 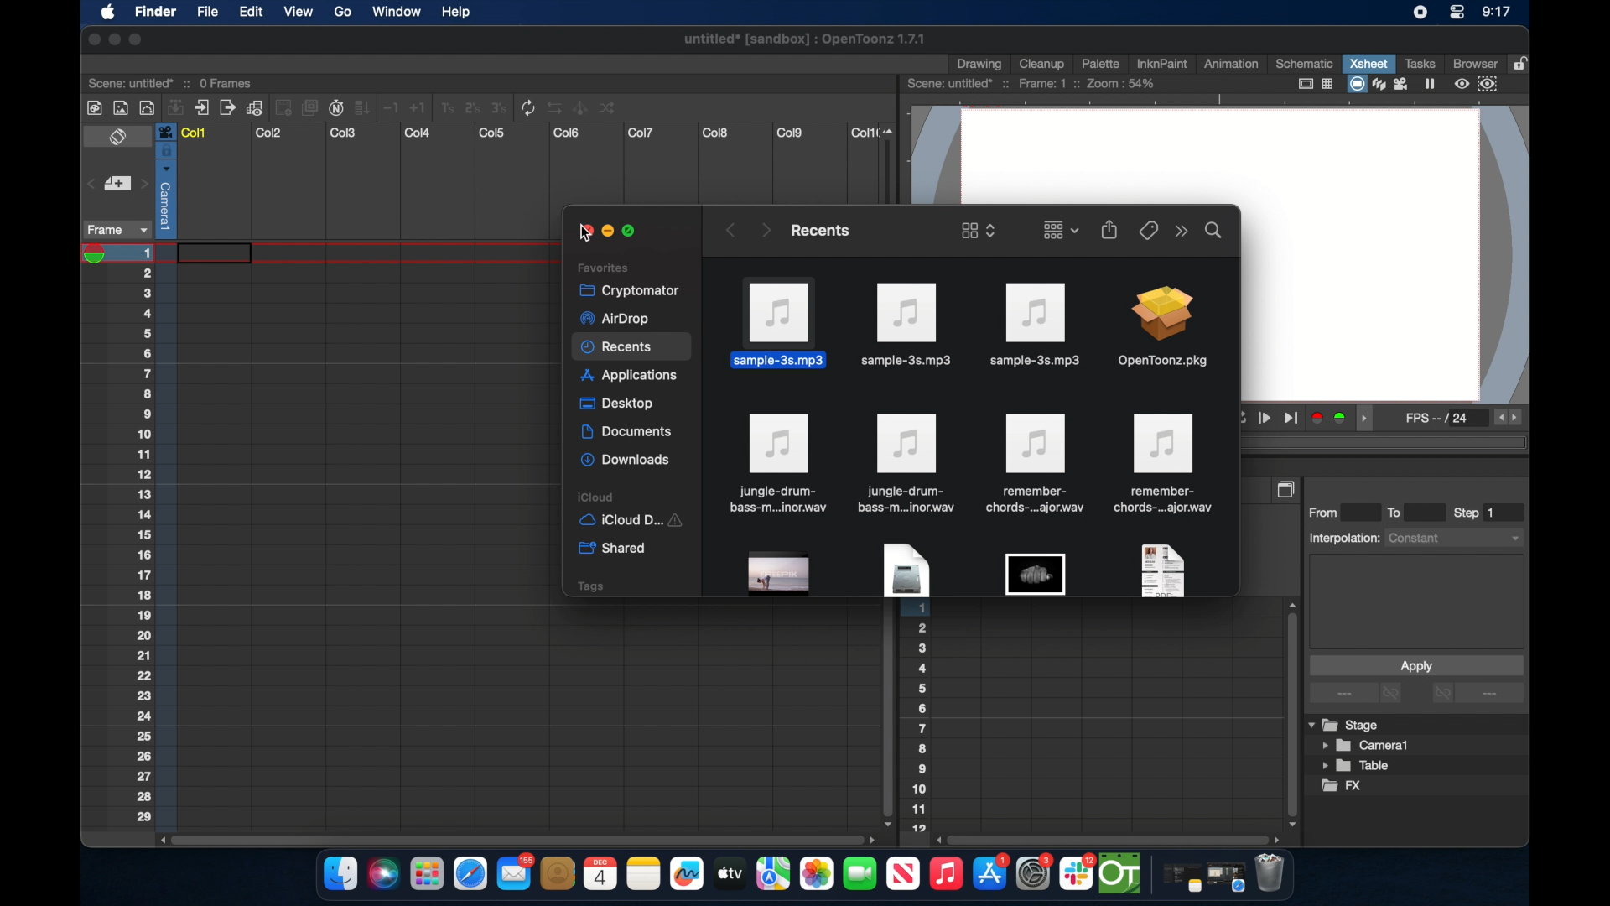 What do you see at coordinates (765, 229) in the screenshot?
I see `next` at bounding box center [765, 229].